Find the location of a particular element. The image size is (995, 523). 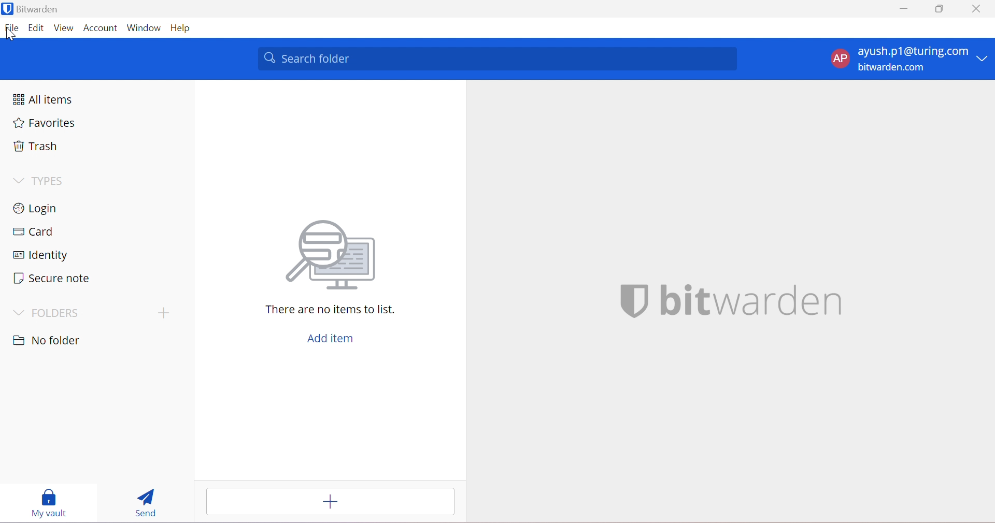

My vault is located at coordinates (51, 503).